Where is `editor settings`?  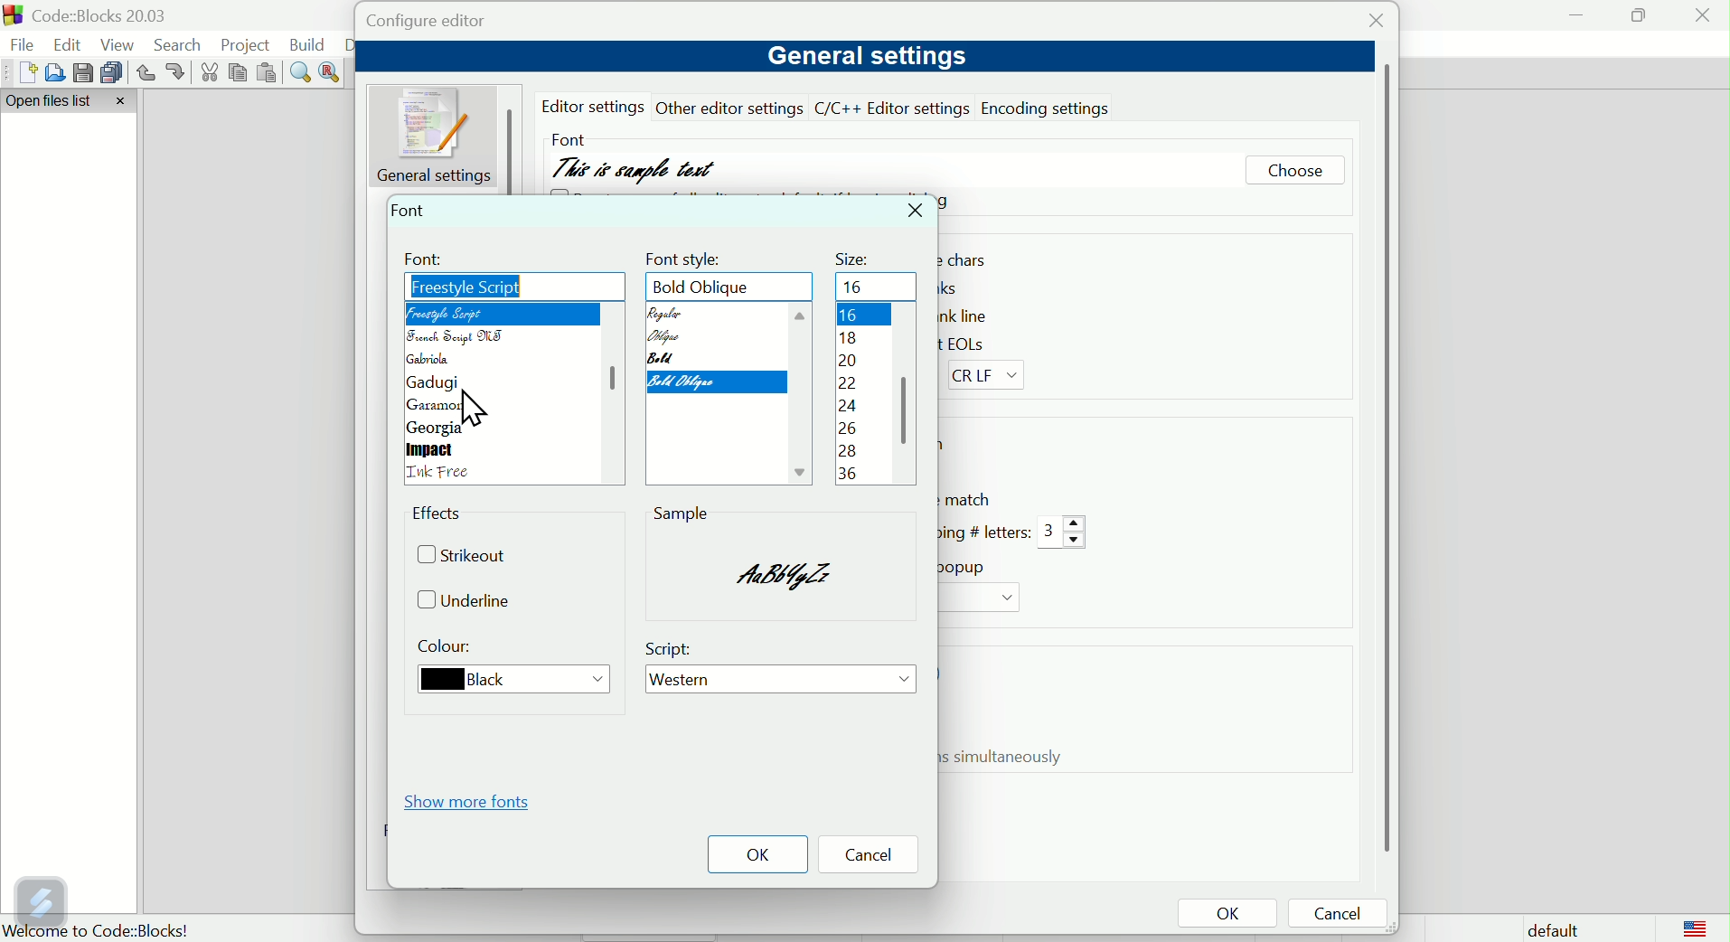
editor settings is located at coordinates (597, 107).